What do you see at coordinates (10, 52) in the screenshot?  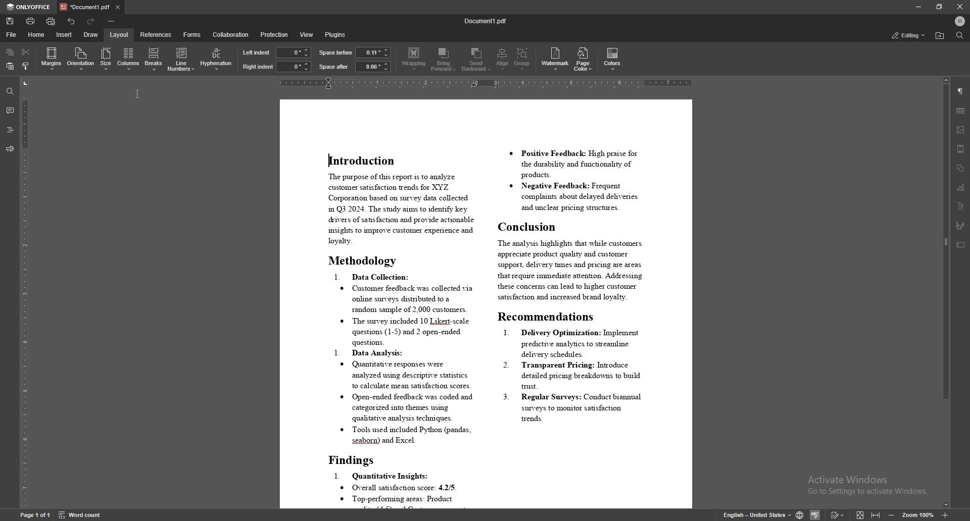 I see `copy` at bounding box center [10, 52].